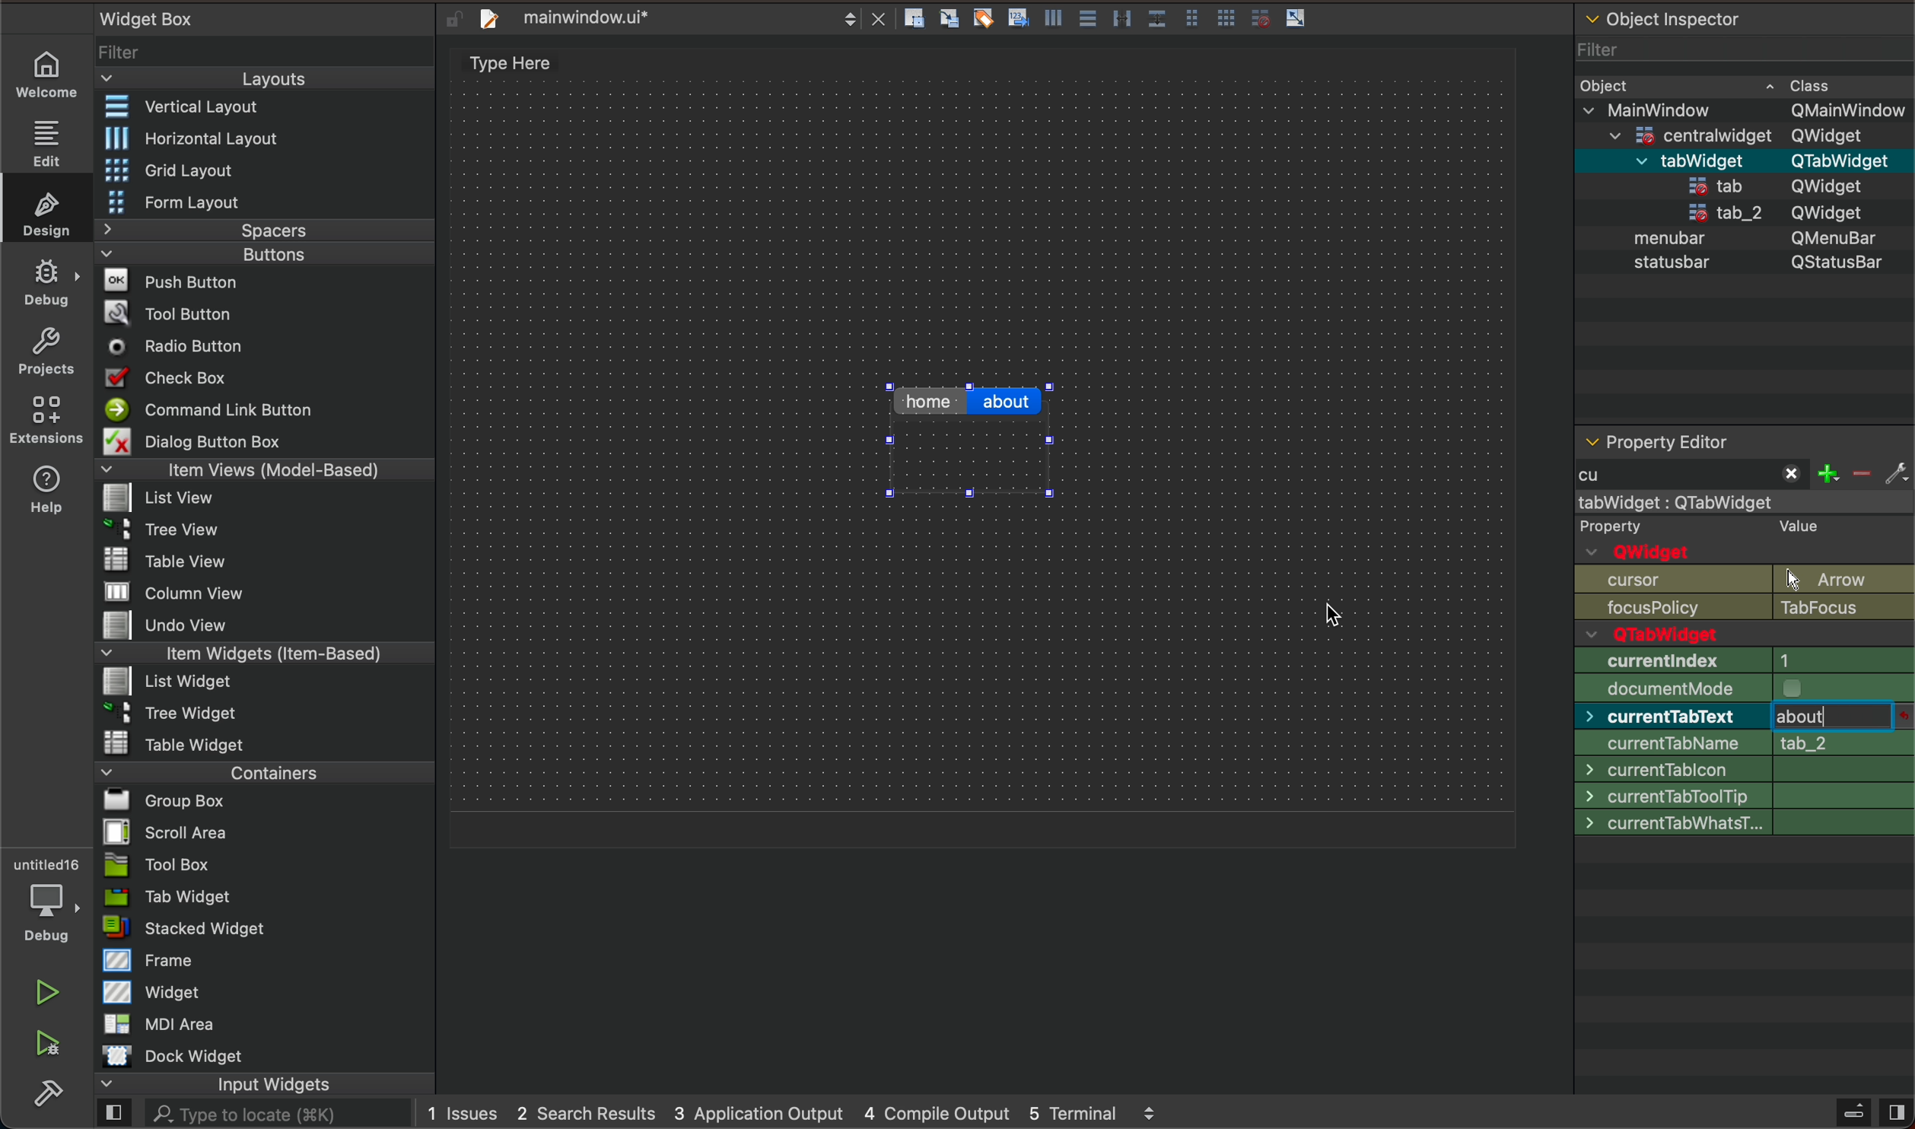 The height and width of the screenshot is (1129, 1915). Describe the element at coordinates (1803, 81) in the screenshot. I see `~ Class` at that location.